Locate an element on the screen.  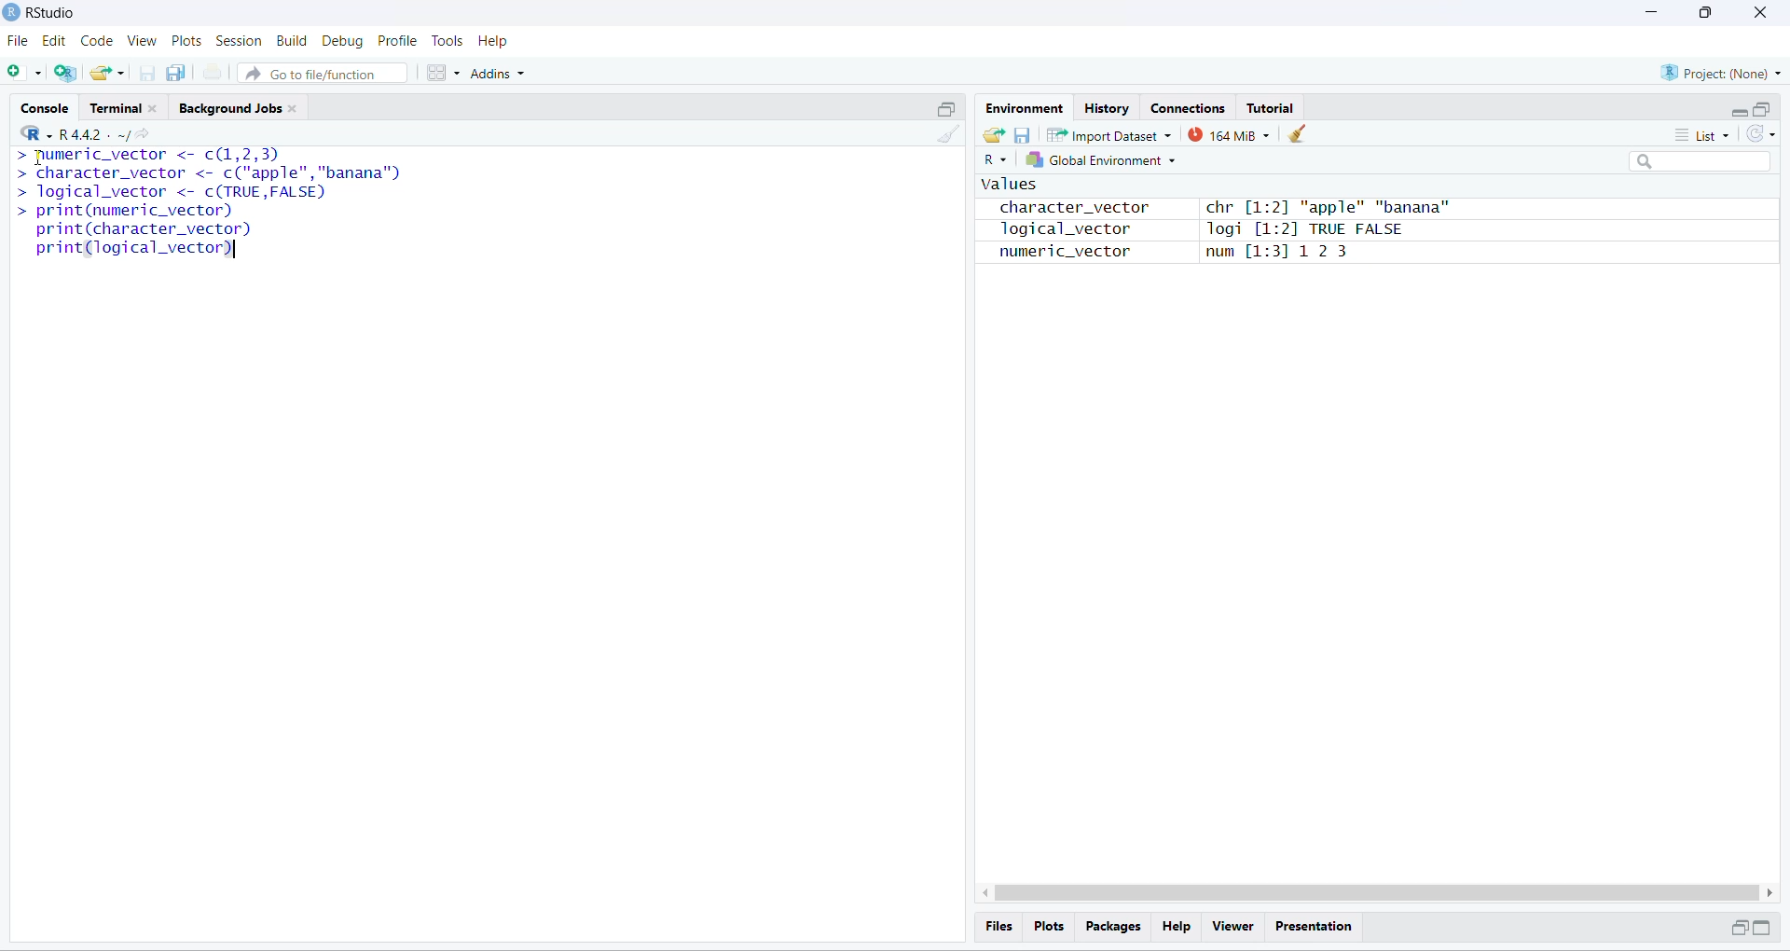
chr [1:2] "apple" "banana" is located at coordinates (1327, 209).